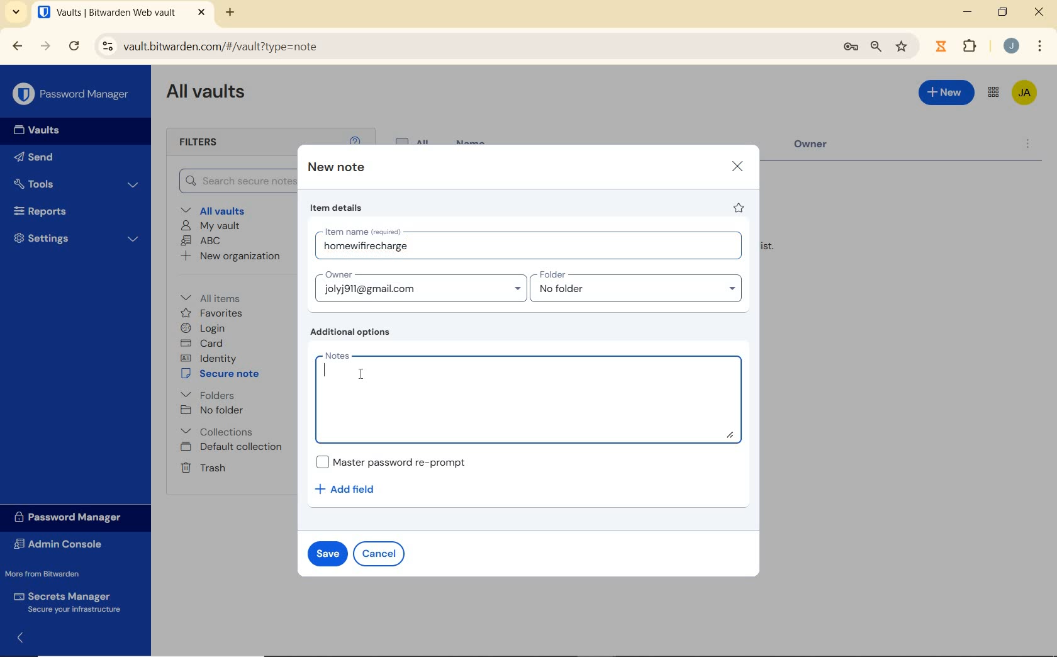  I want to click on favorites, so click(212, 313).